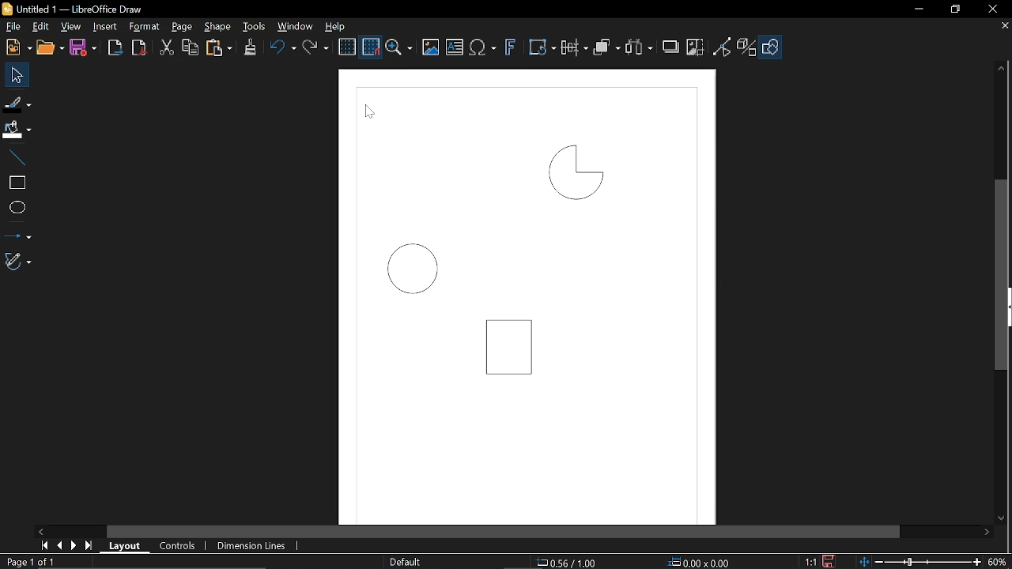  What do you see at coordinates (192, 47) in the screenshot?
I see `Copy` at bounding box center [192, 47].